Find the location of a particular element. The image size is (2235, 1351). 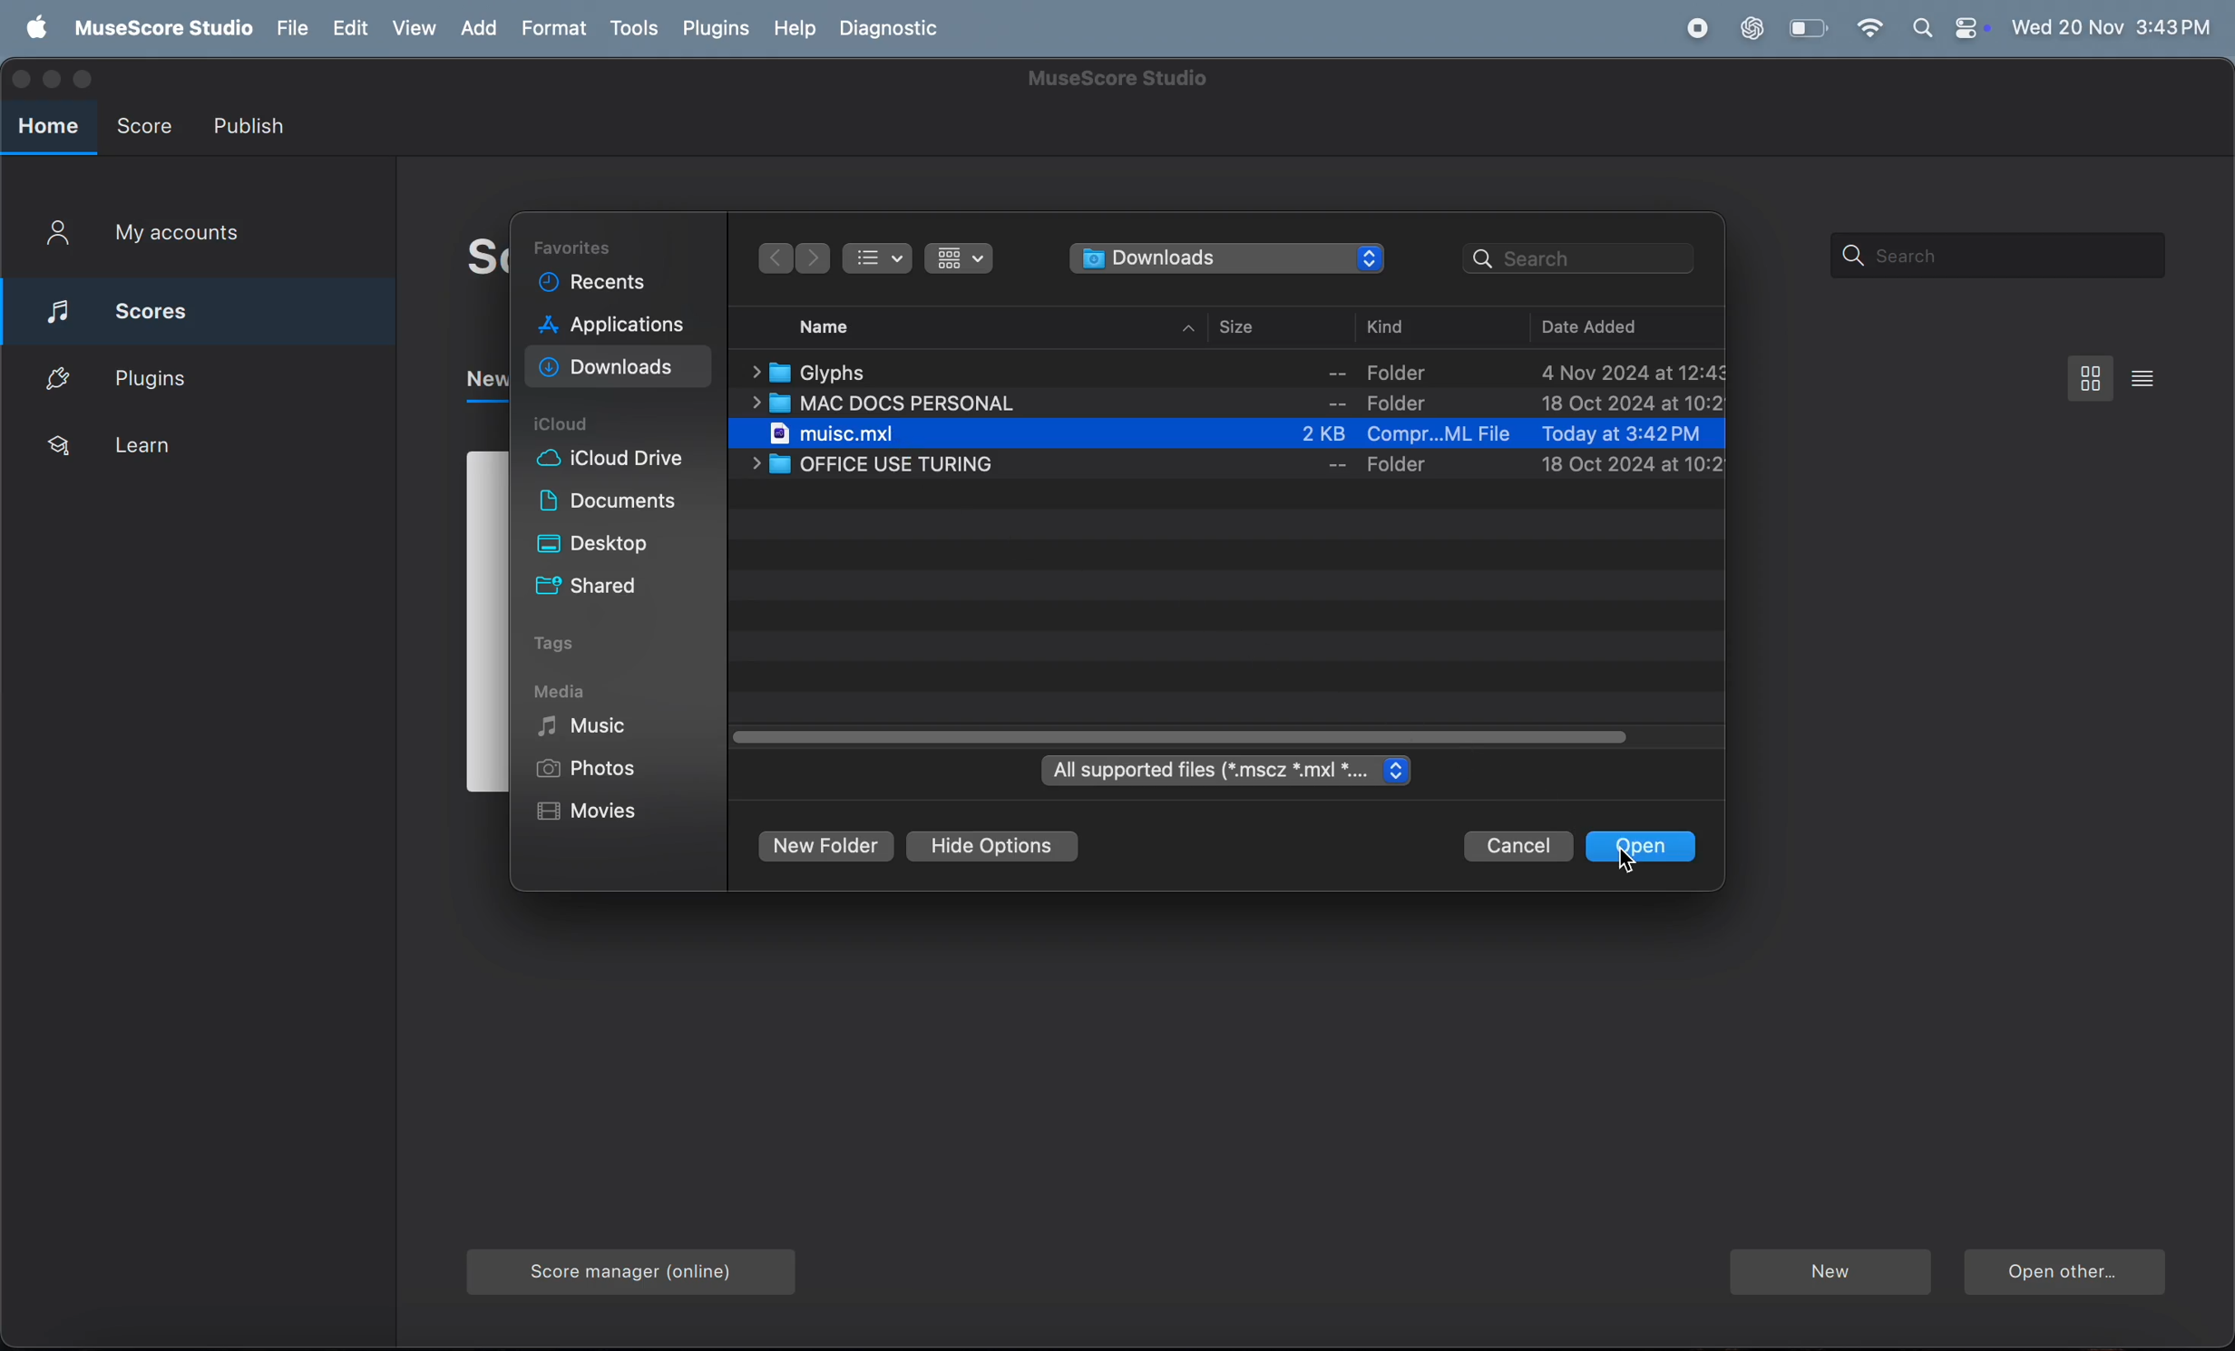

shared is located at coordinates (608, 588).